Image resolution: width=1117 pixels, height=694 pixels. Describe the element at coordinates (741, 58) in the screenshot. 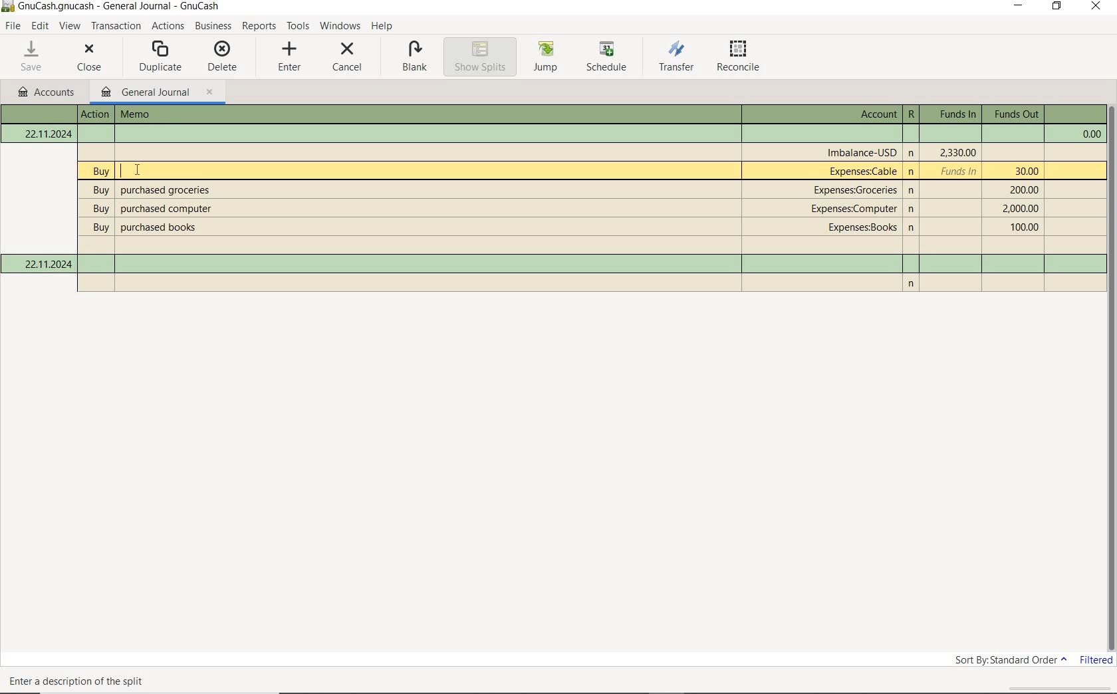

I see `reconcile` at that location.